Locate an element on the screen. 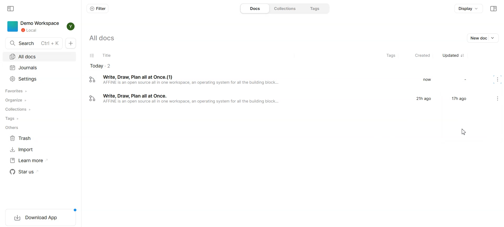 The width and height of the screenshot is (504, 227). Created is located at coordinates (420, 55).